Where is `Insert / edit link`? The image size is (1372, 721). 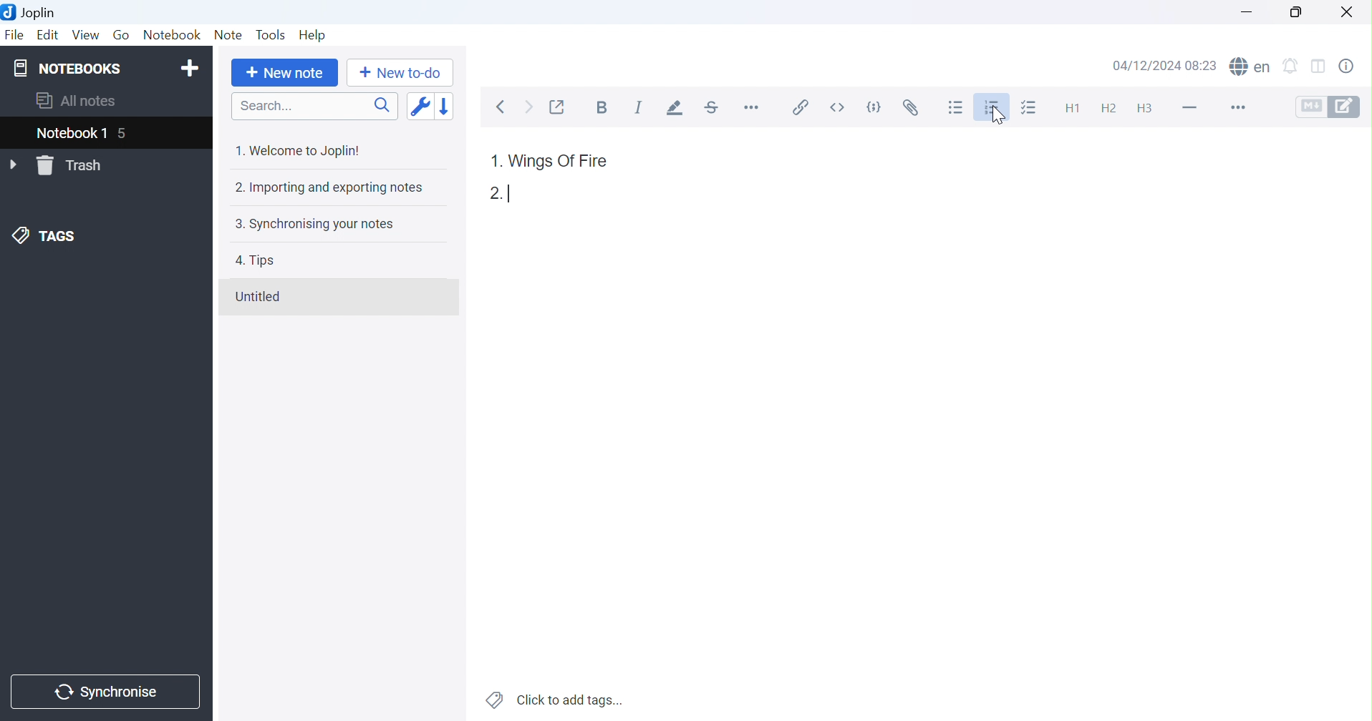 Insert / edit link is located at coordinates (800, 110).